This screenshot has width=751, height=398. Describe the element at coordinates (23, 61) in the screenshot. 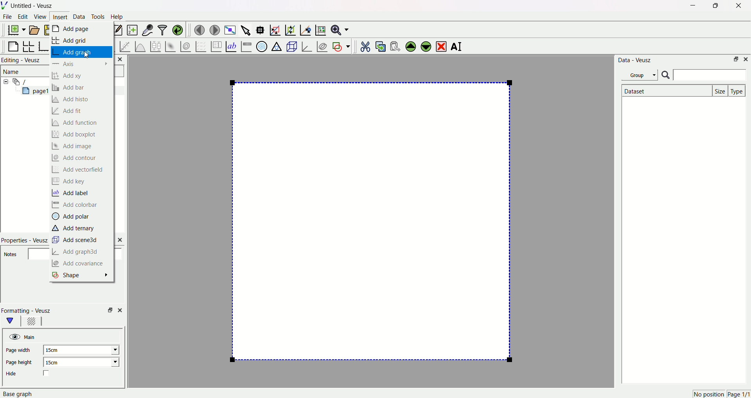

I see `Editing - Veusz` at that location.